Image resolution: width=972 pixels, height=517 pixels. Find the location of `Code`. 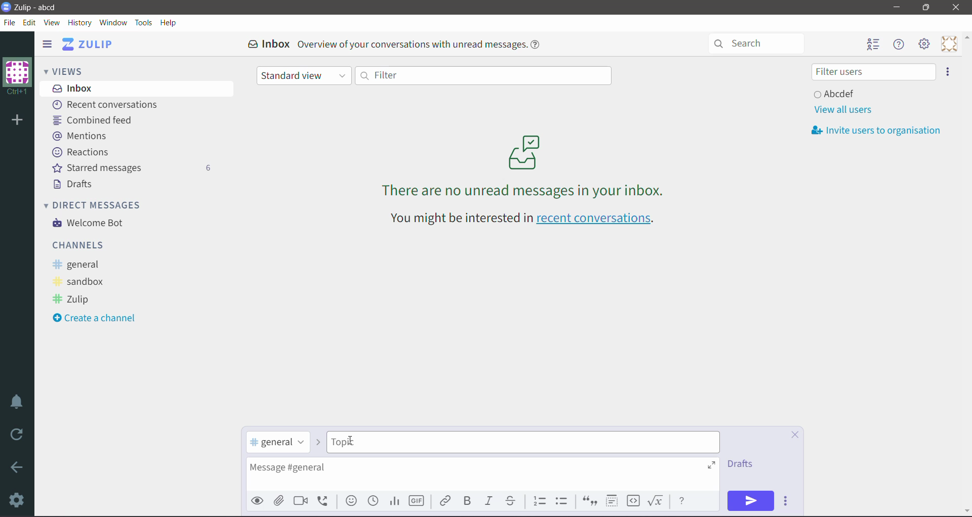

Code is located at coordinates (633, 501).